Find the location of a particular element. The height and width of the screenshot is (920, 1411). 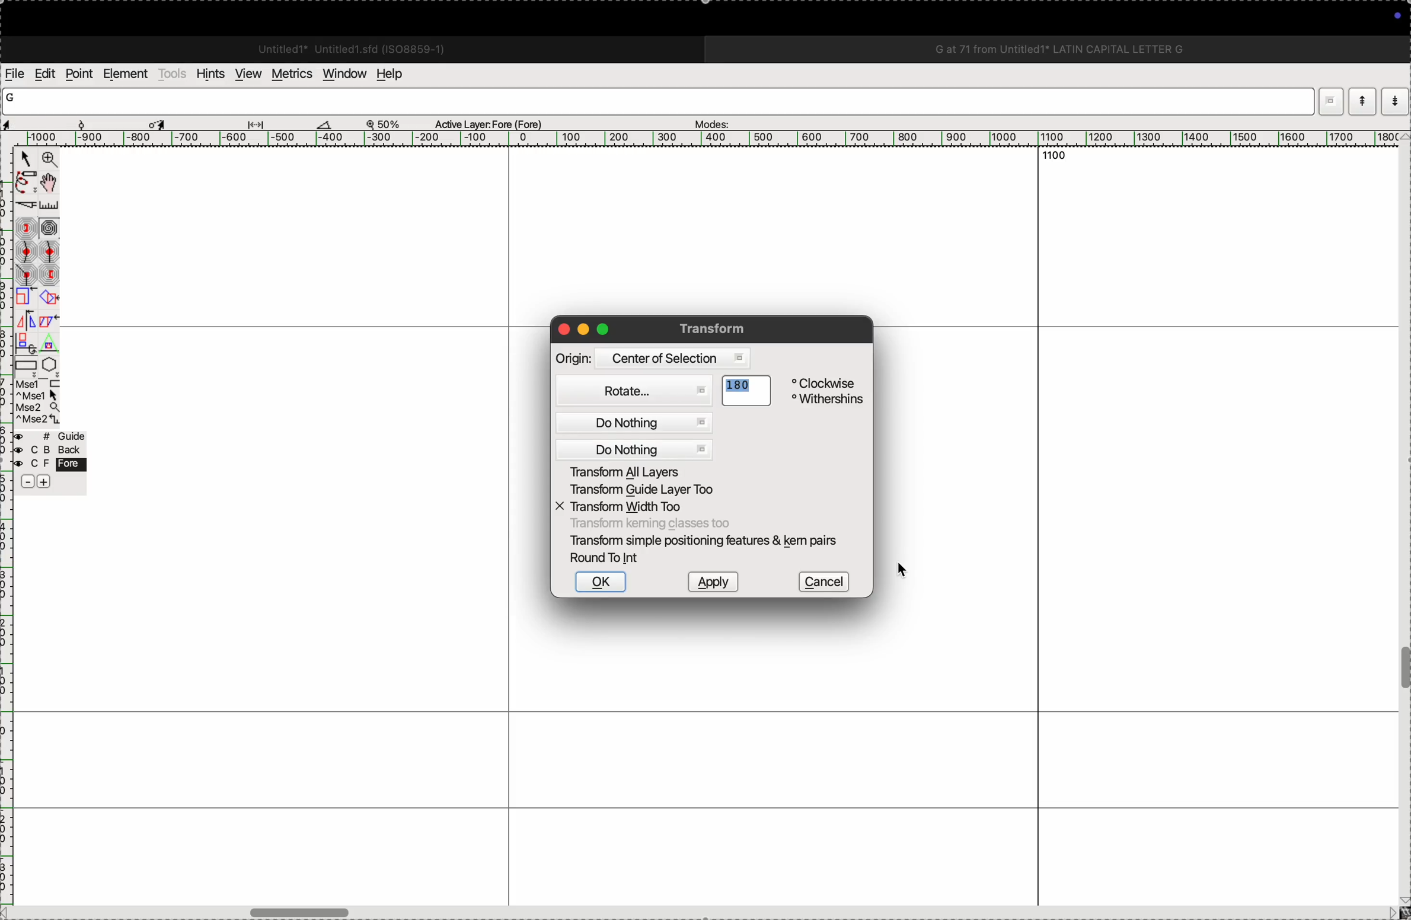

Active Layer: Fore (Fore) is located at coordinates (483, 124).